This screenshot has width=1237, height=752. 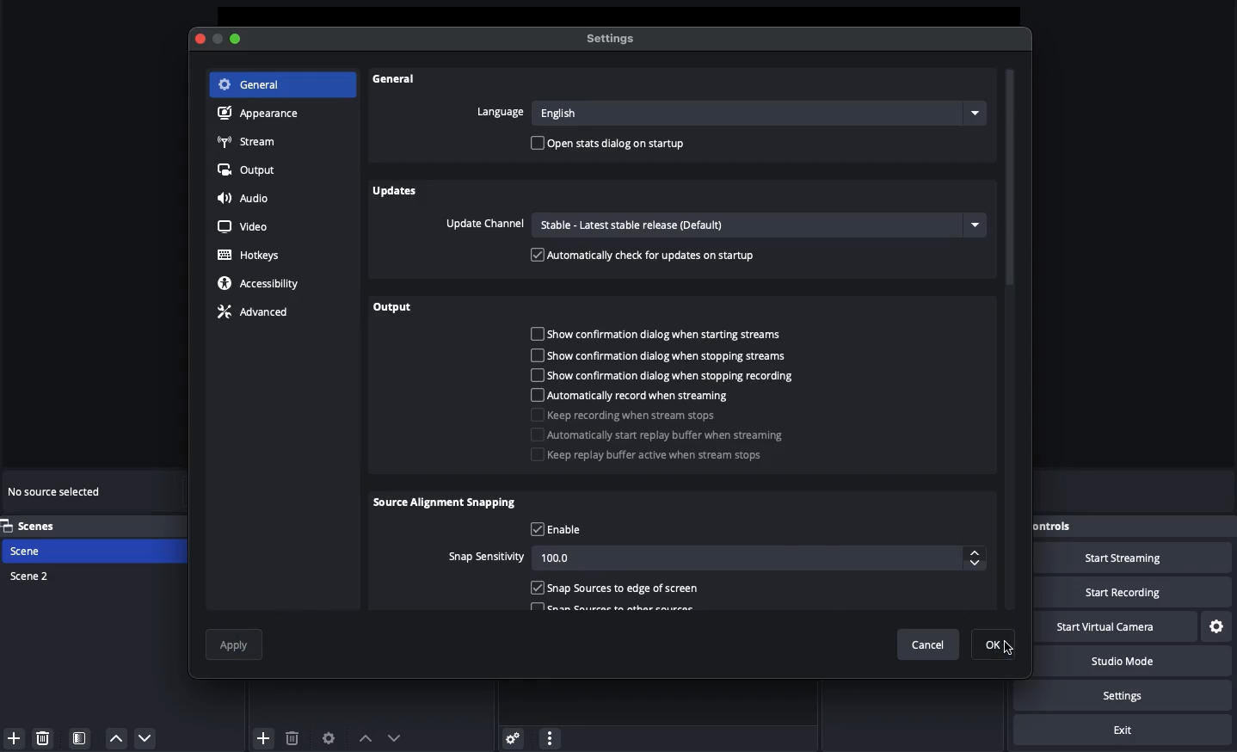 I want to click on No sources selected, so click(x=60, y=491).